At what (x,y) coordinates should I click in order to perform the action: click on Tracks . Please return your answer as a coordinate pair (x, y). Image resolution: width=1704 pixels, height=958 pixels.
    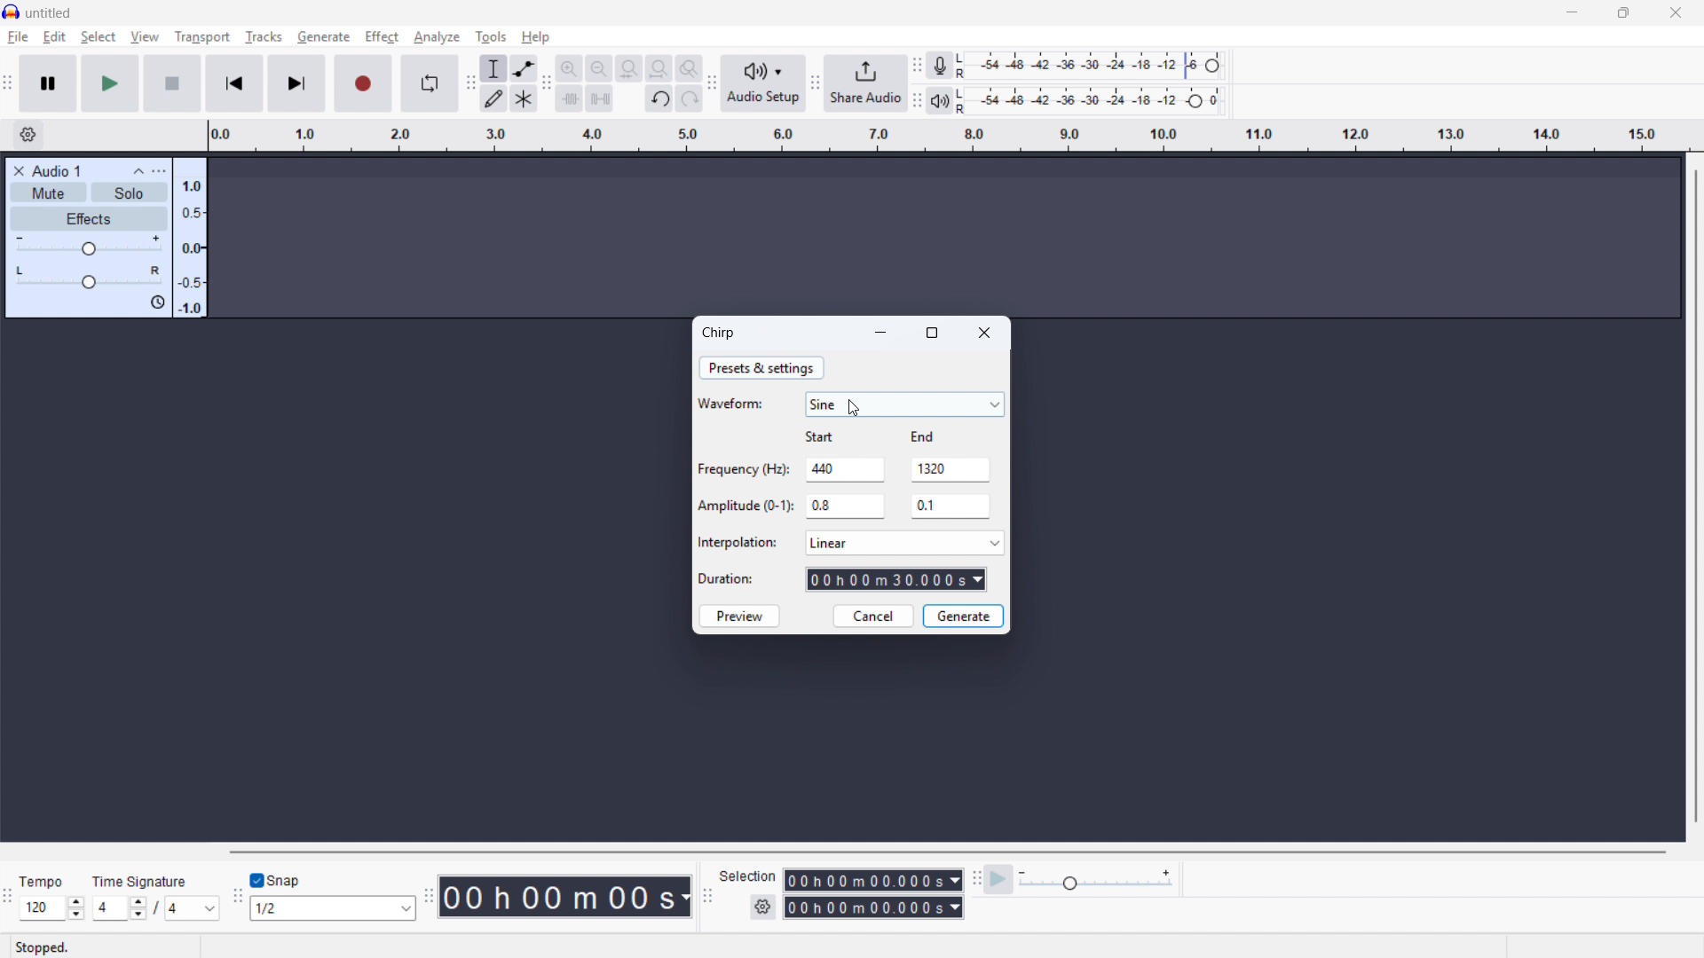
    Looking at the image, I should click on (263, 36).